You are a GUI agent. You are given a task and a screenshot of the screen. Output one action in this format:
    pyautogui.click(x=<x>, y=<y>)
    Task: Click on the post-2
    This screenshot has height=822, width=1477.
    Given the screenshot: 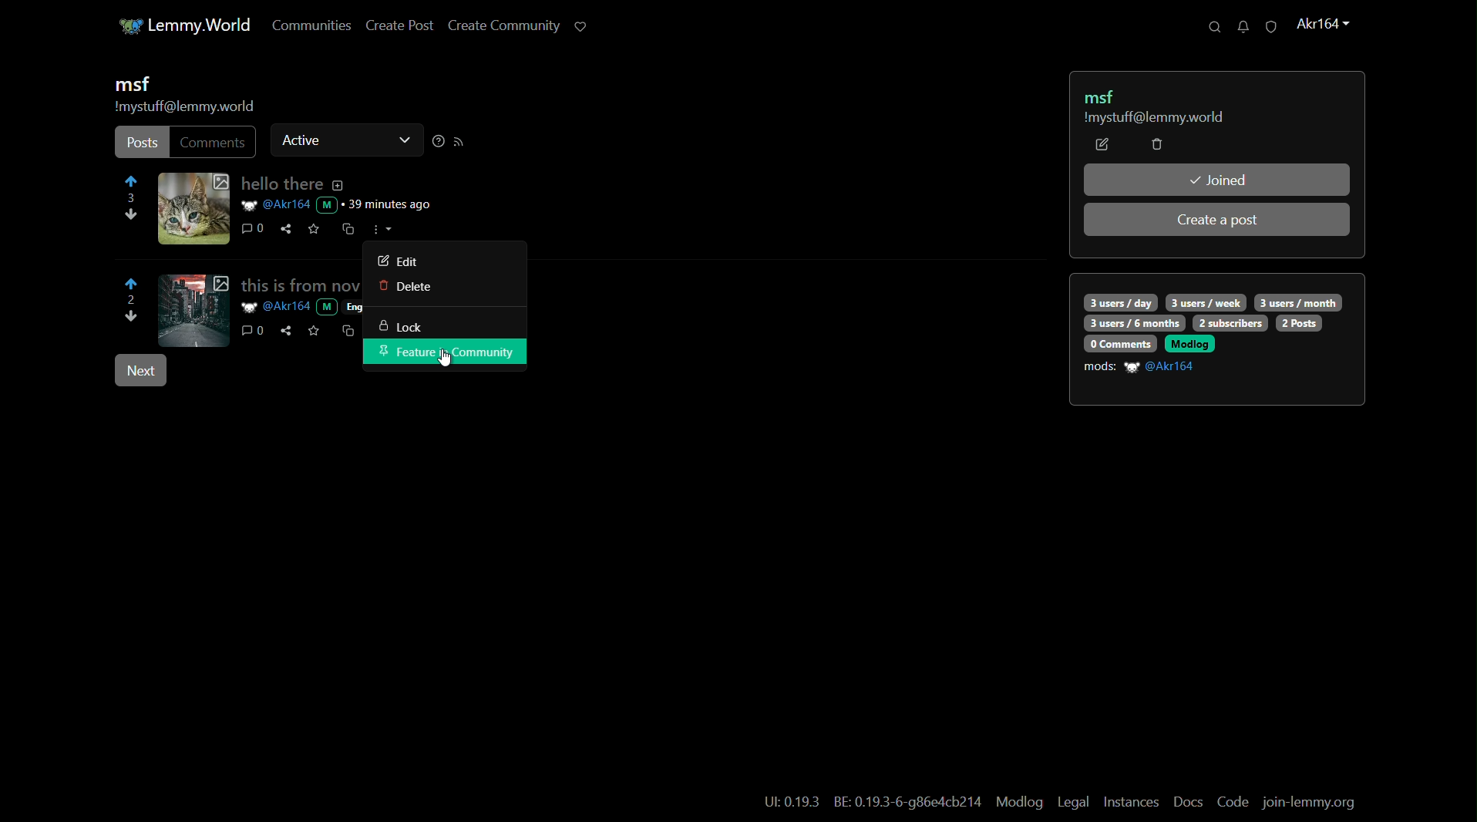 What is the action you would take?
    pyautogui.click(x=297, y=285)
    